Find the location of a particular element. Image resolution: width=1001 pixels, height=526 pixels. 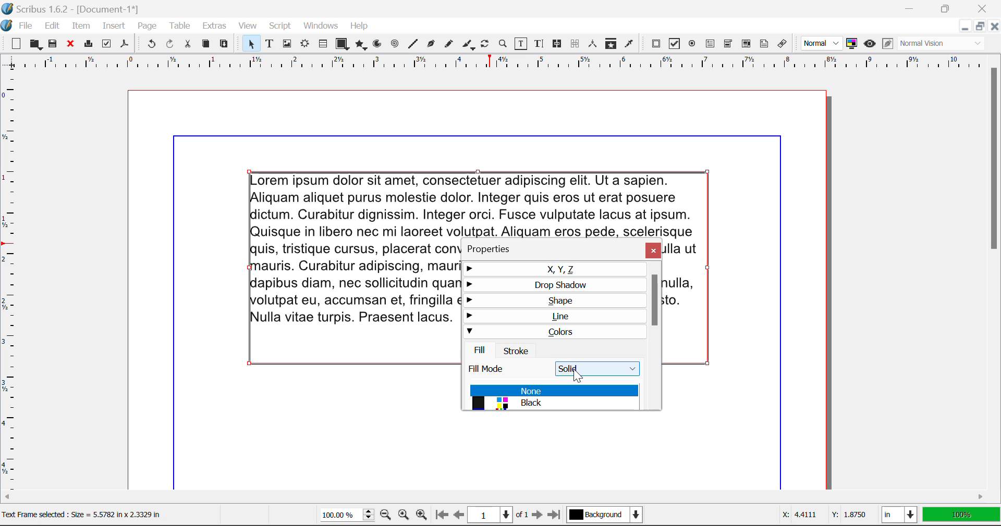

Calligraphic Line is located at coordinates (469, 46).